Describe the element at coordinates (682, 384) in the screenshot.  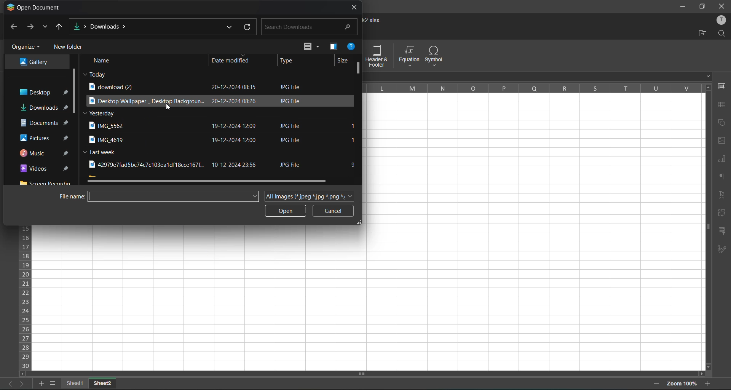
I see `zoom 100%` at that location.